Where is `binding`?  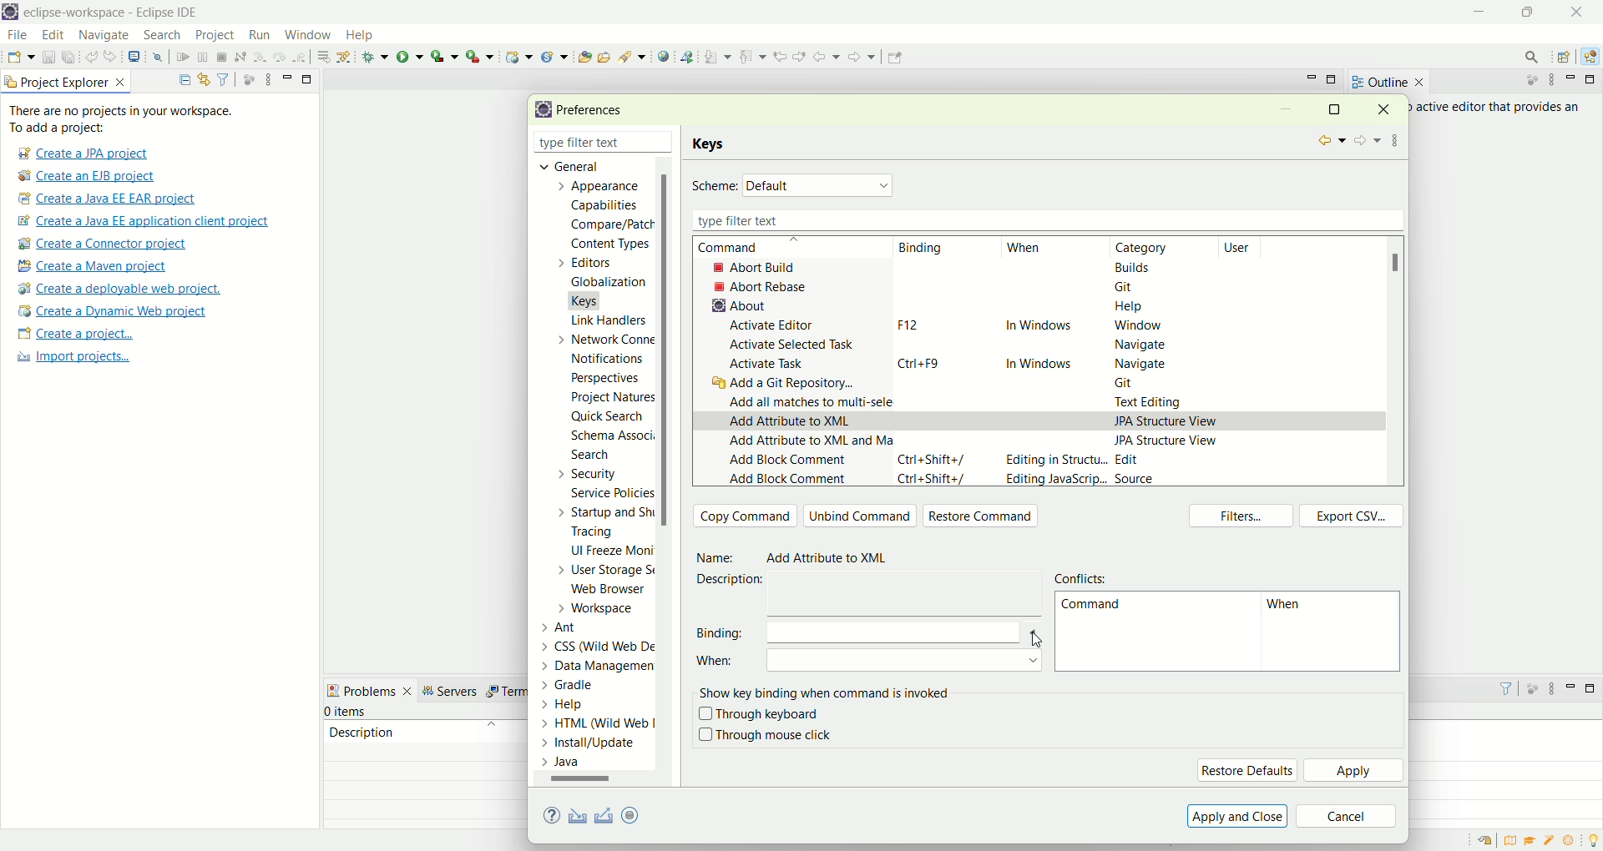 binding is located at coordinates (870, 632).